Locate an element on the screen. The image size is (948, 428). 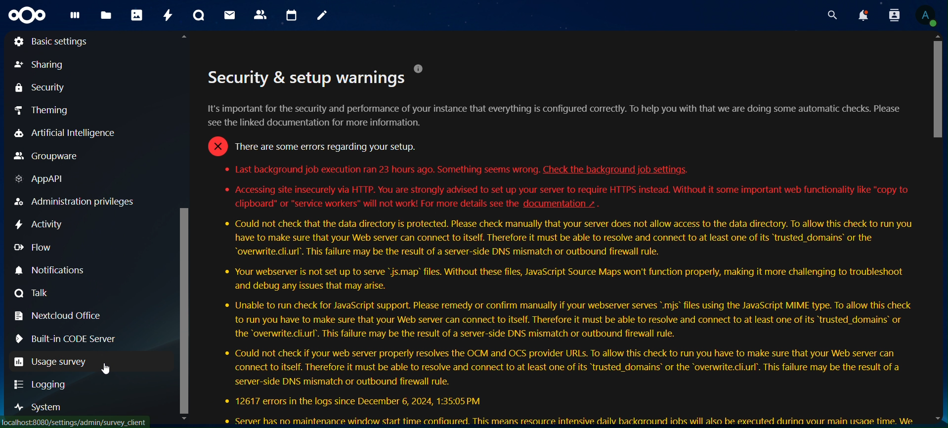
security is located at coordinates (40, 88).